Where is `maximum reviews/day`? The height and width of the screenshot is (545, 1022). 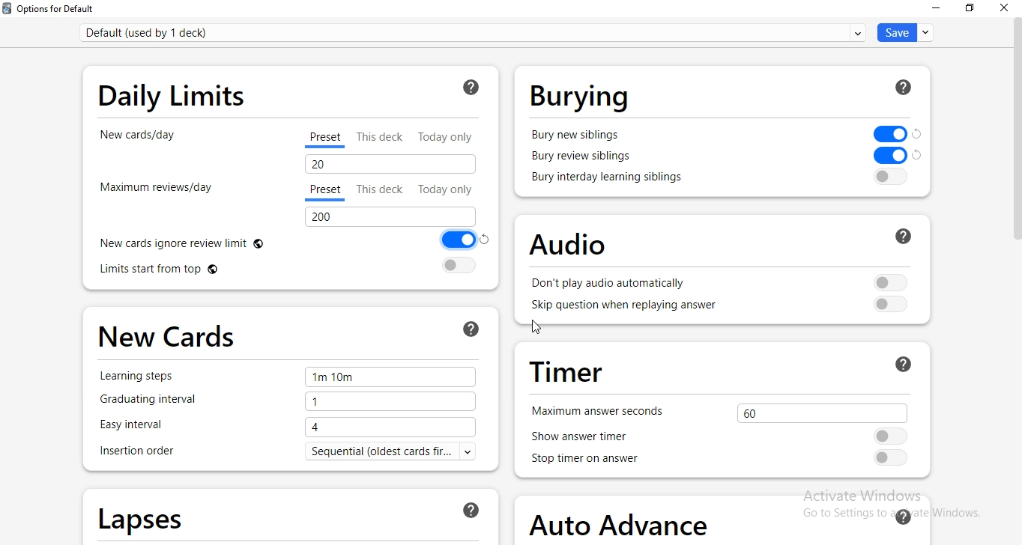
maximum reviews/day is located at coordinates (154, 194).